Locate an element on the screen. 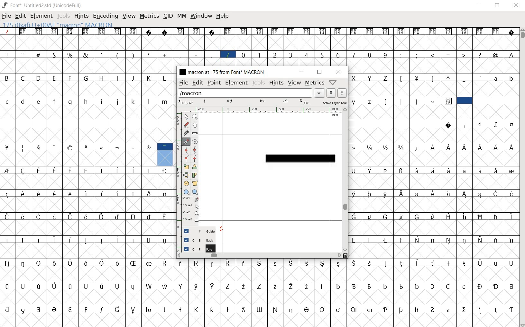  _ is located at coordinates (465, 78).